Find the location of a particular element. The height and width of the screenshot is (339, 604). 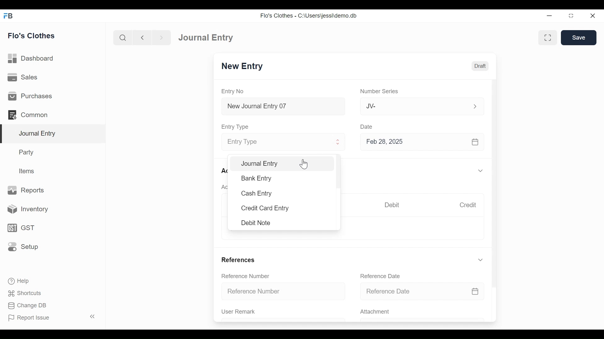

Attachment is located at coordinates (375, 312).